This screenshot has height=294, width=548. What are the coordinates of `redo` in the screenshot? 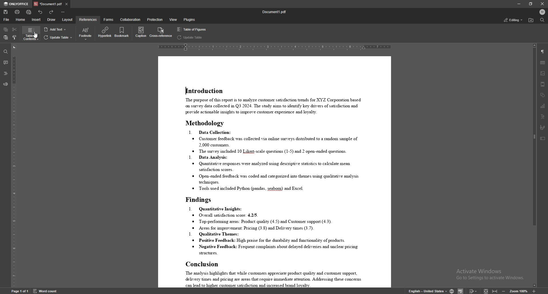 It's located at (52, 12).